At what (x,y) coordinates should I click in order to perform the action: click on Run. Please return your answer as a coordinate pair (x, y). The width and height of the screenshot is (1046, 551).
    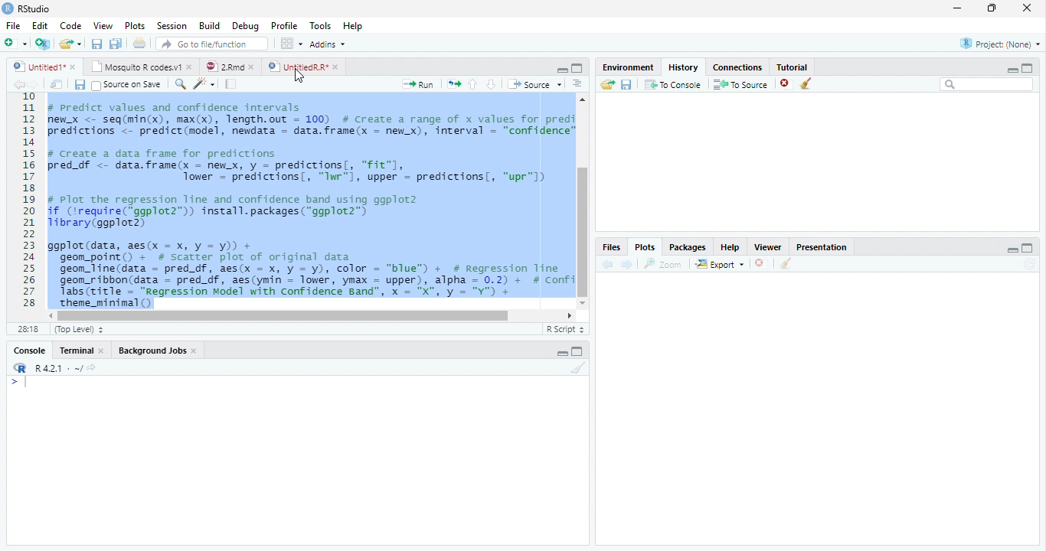
    Looking at the image, I should click on (417, 85).